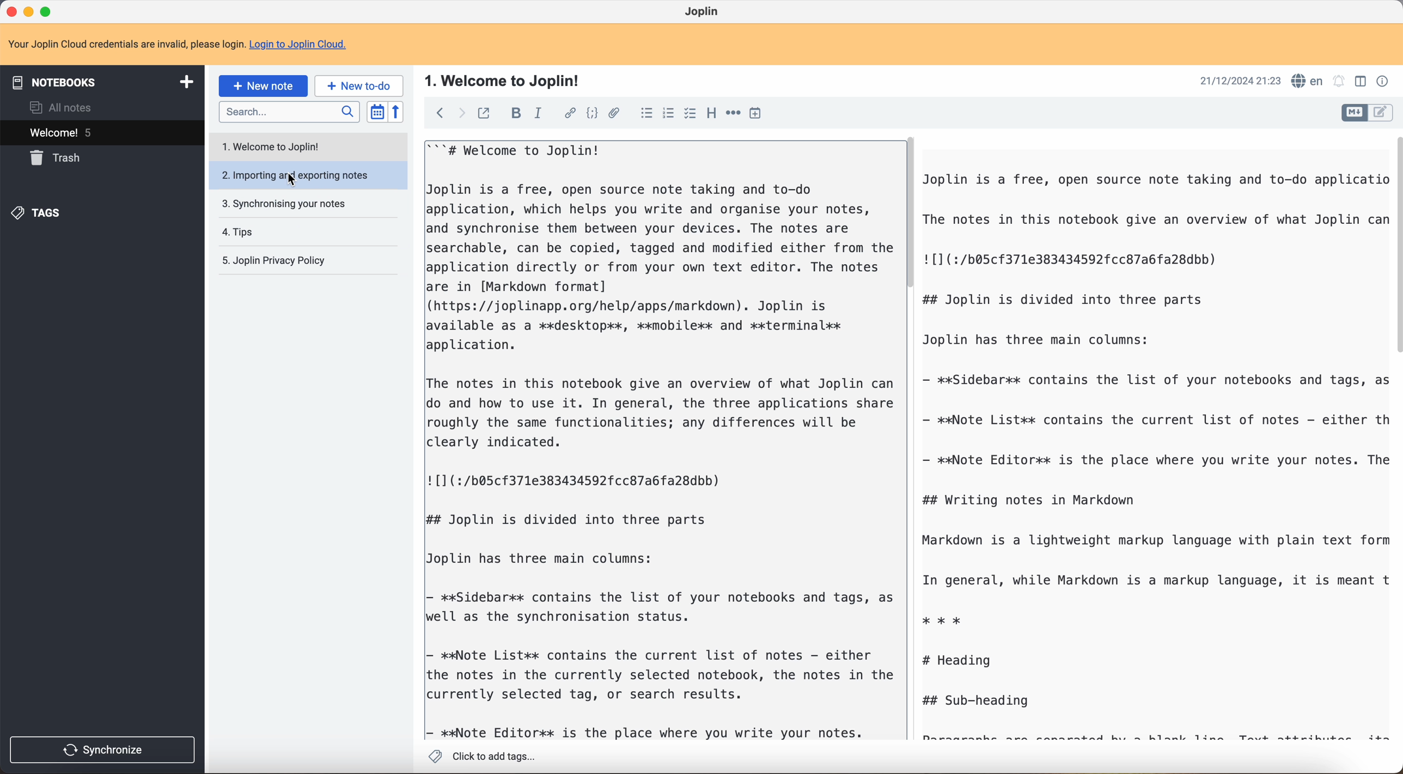 The image size is (1403, 774). I want to click on Your Joplin Cloud credentials are invalid, please login. Login to Joplin Cloud., so click(187, 45).